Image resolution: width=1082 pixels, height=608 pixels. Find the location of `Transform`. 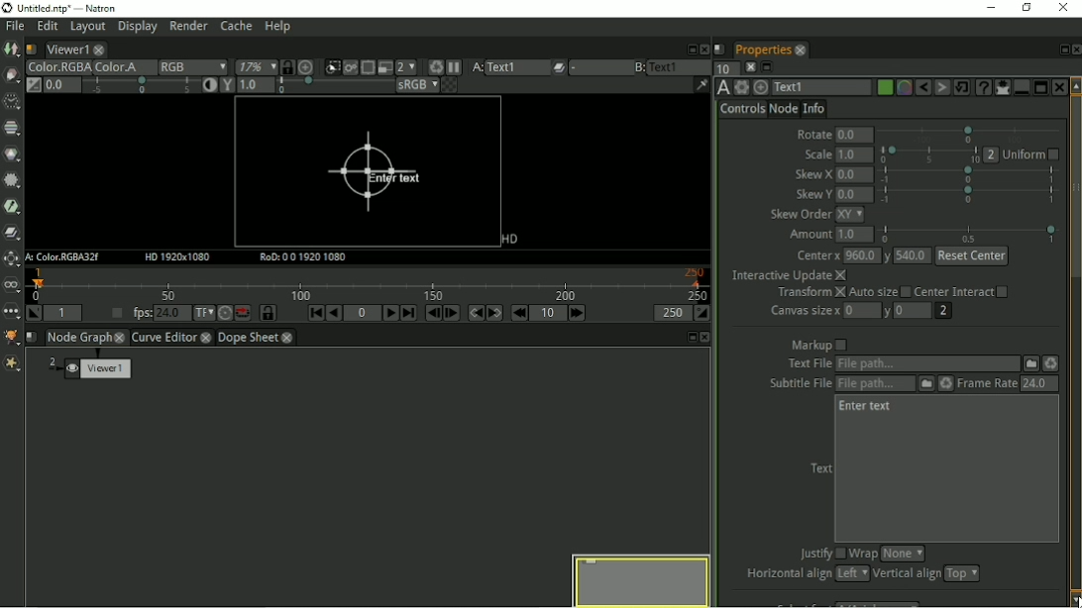

Transform is located at coordinates (807, 293).